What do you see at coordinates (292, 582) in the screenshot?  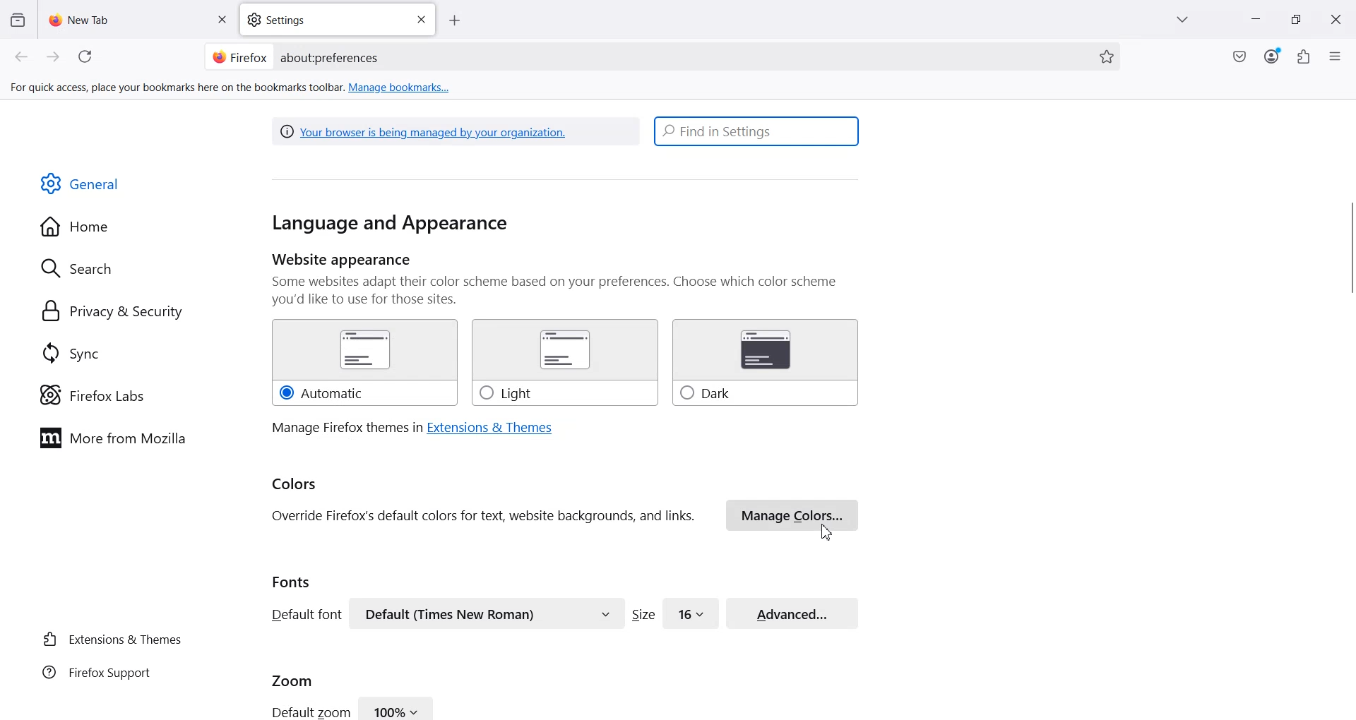 I see `Fonts` at bounding box center [292, 582].